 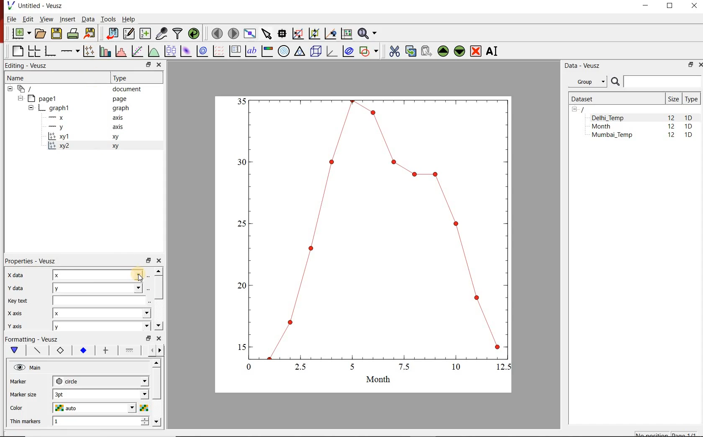 What do you see at coordinates (24, 408) in the screenshot?
I see `color` at bounding box center [24, 408].